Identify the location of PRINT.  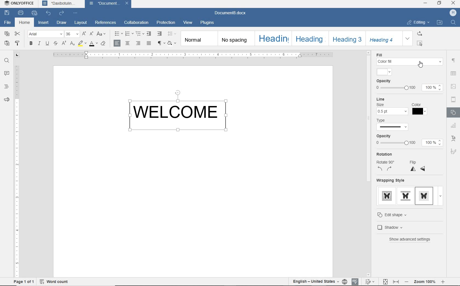
(21, 13).